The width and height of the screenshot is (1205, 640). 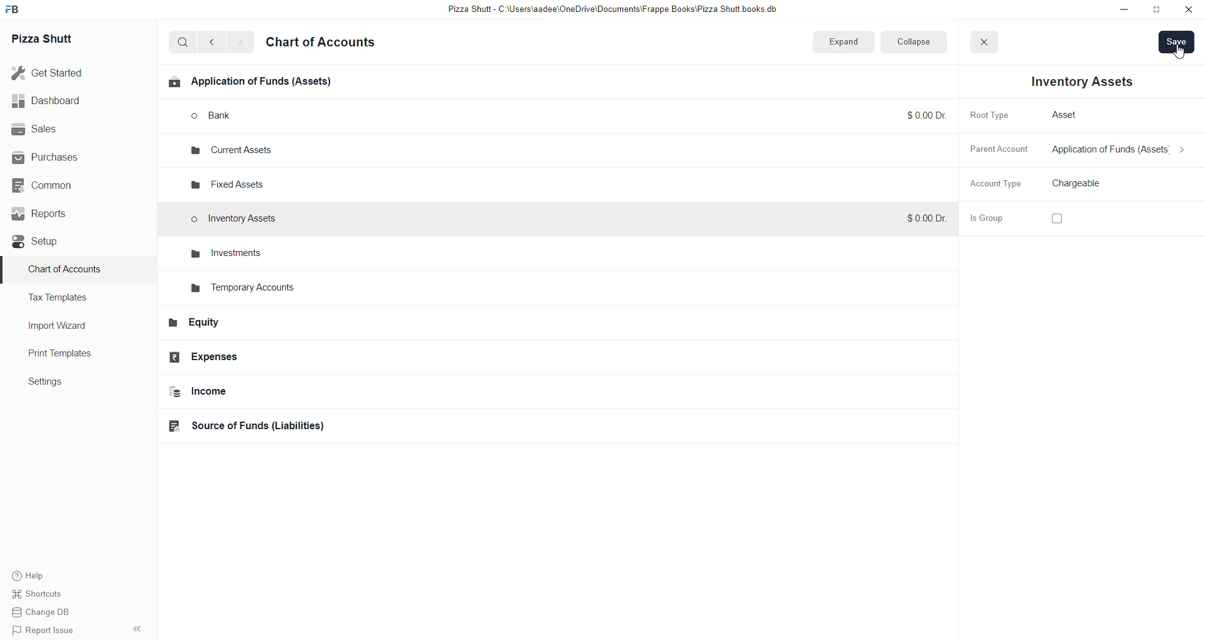 I want to click on Income , so click(x=264, y=393).